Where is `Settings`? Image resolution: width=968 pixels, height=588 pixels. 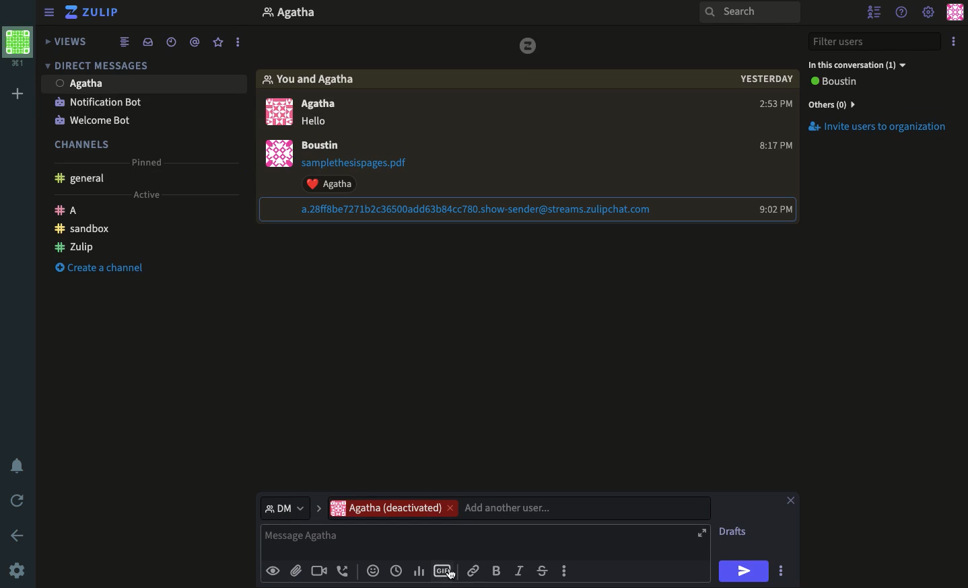
Settings is located at coordinates (929, 13).